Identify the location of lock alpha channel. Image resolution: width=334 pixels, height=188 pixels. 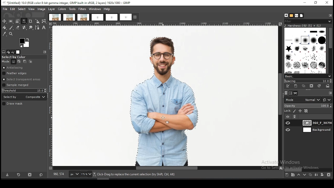
(306, 111).